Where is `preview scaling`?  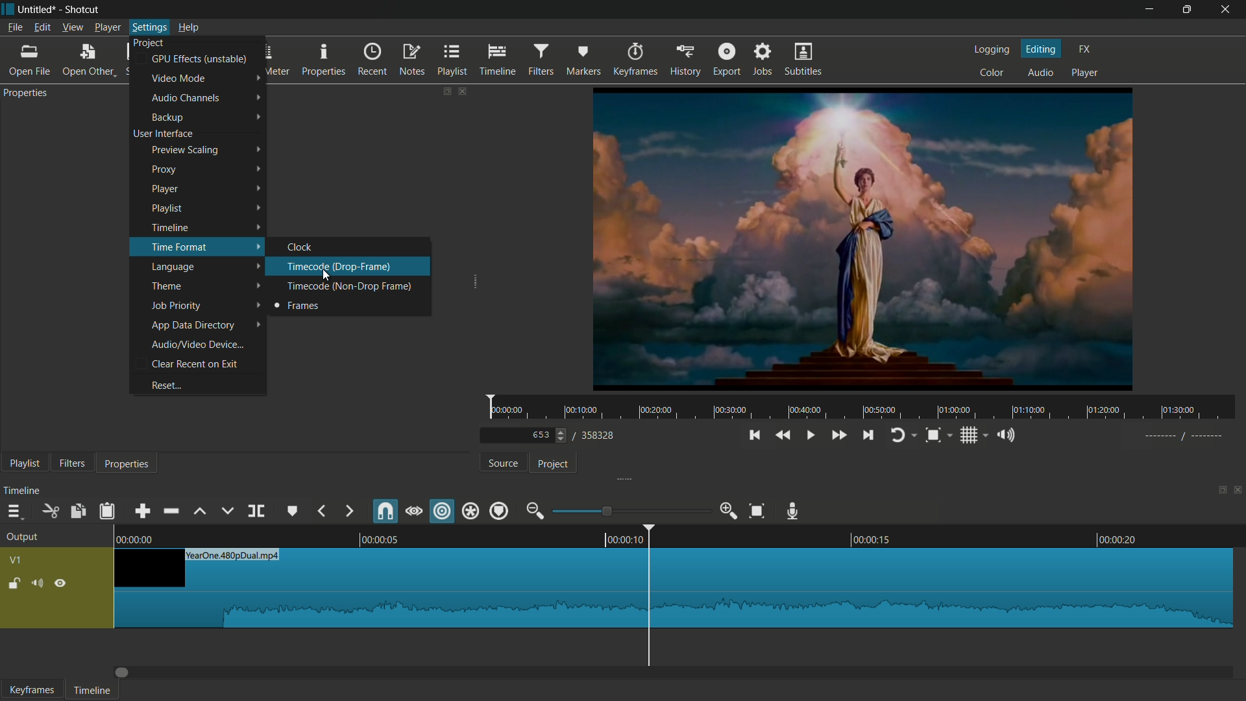
preview scaling is located at coordinates (184, 151).